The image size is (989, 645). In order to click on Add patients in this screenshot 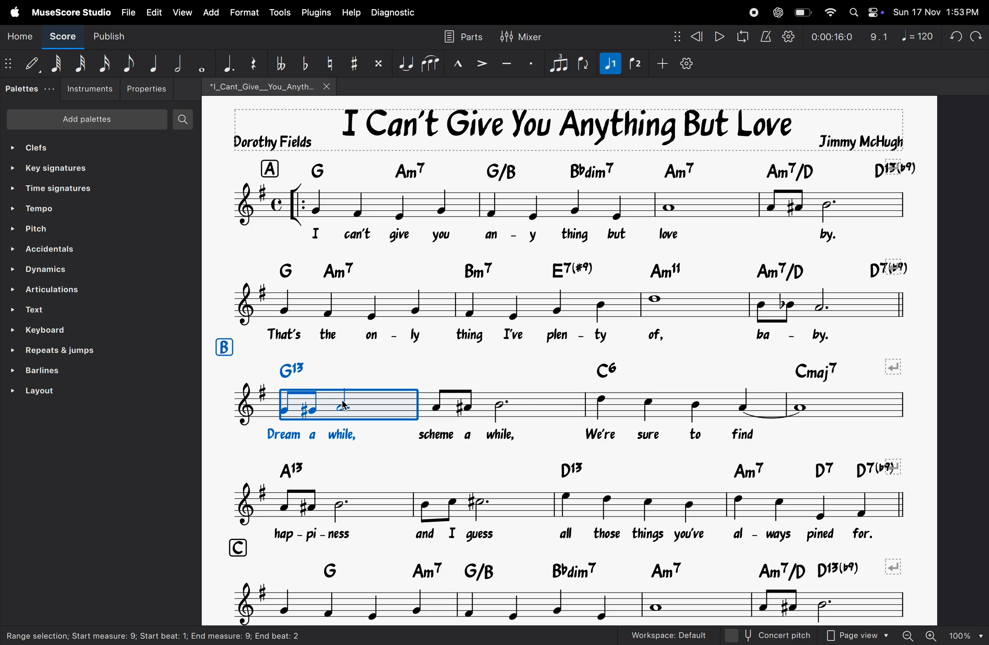, I will do `click(87, 119)`.